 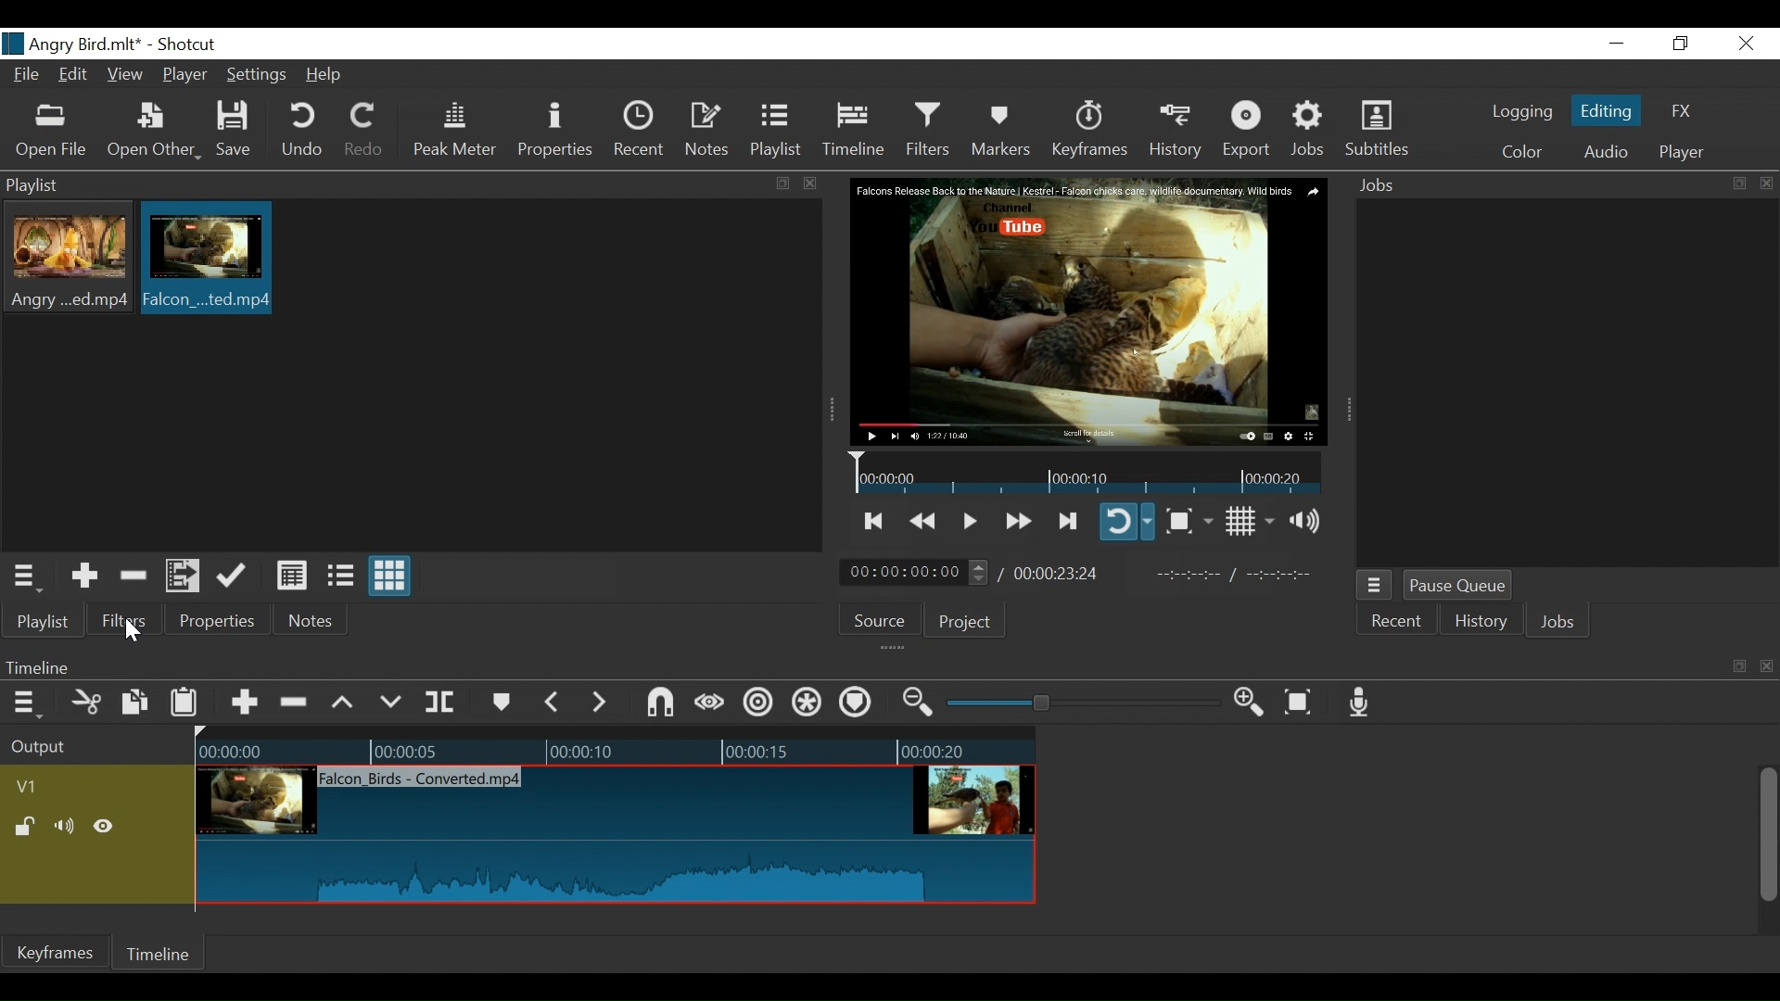 What do you see at coordinates (1088, 472) in the screenshot?
I see `Timeline` at bounding box center [1088, 472].